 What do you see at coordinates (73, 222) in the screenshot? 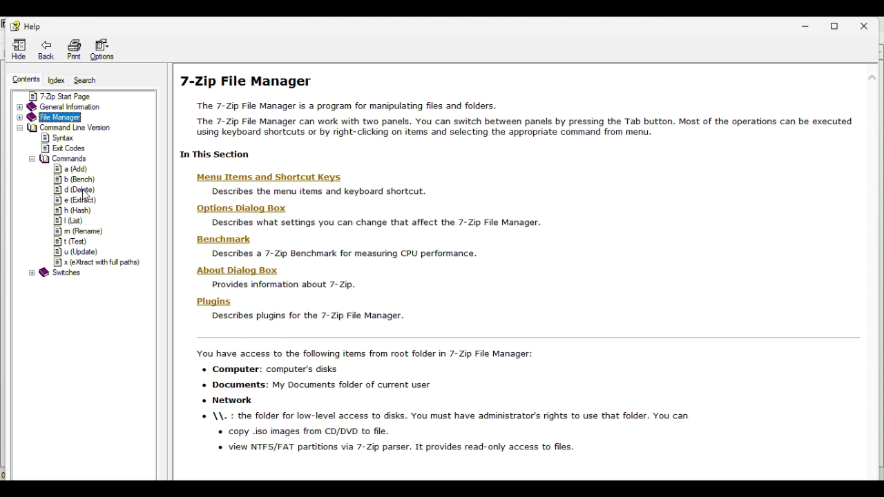
I see `l` at bounding box center [73, 222].